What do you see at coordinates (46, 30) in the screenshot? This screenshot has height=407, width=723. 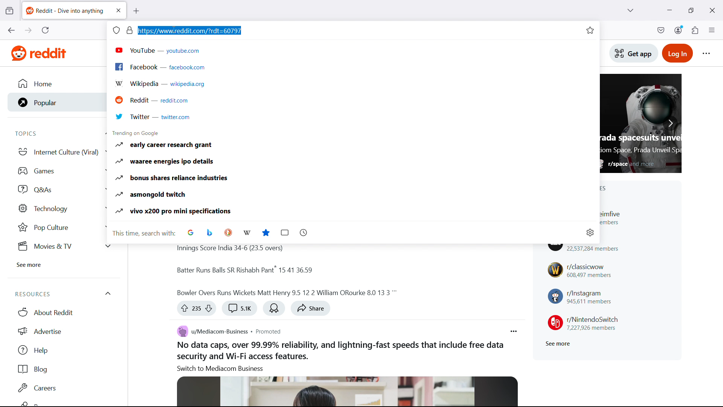 I see `reload the current page` at bounding box center [46, 30].